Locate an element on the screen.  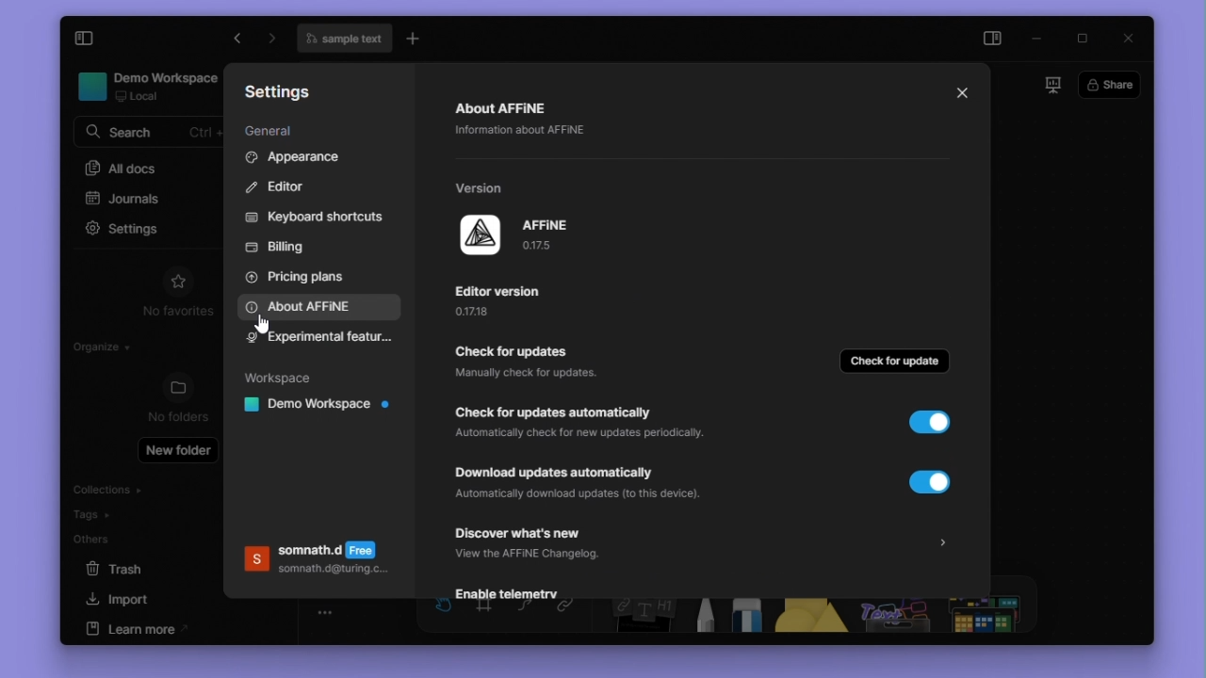
cursor is located at coordinates (258, 326).